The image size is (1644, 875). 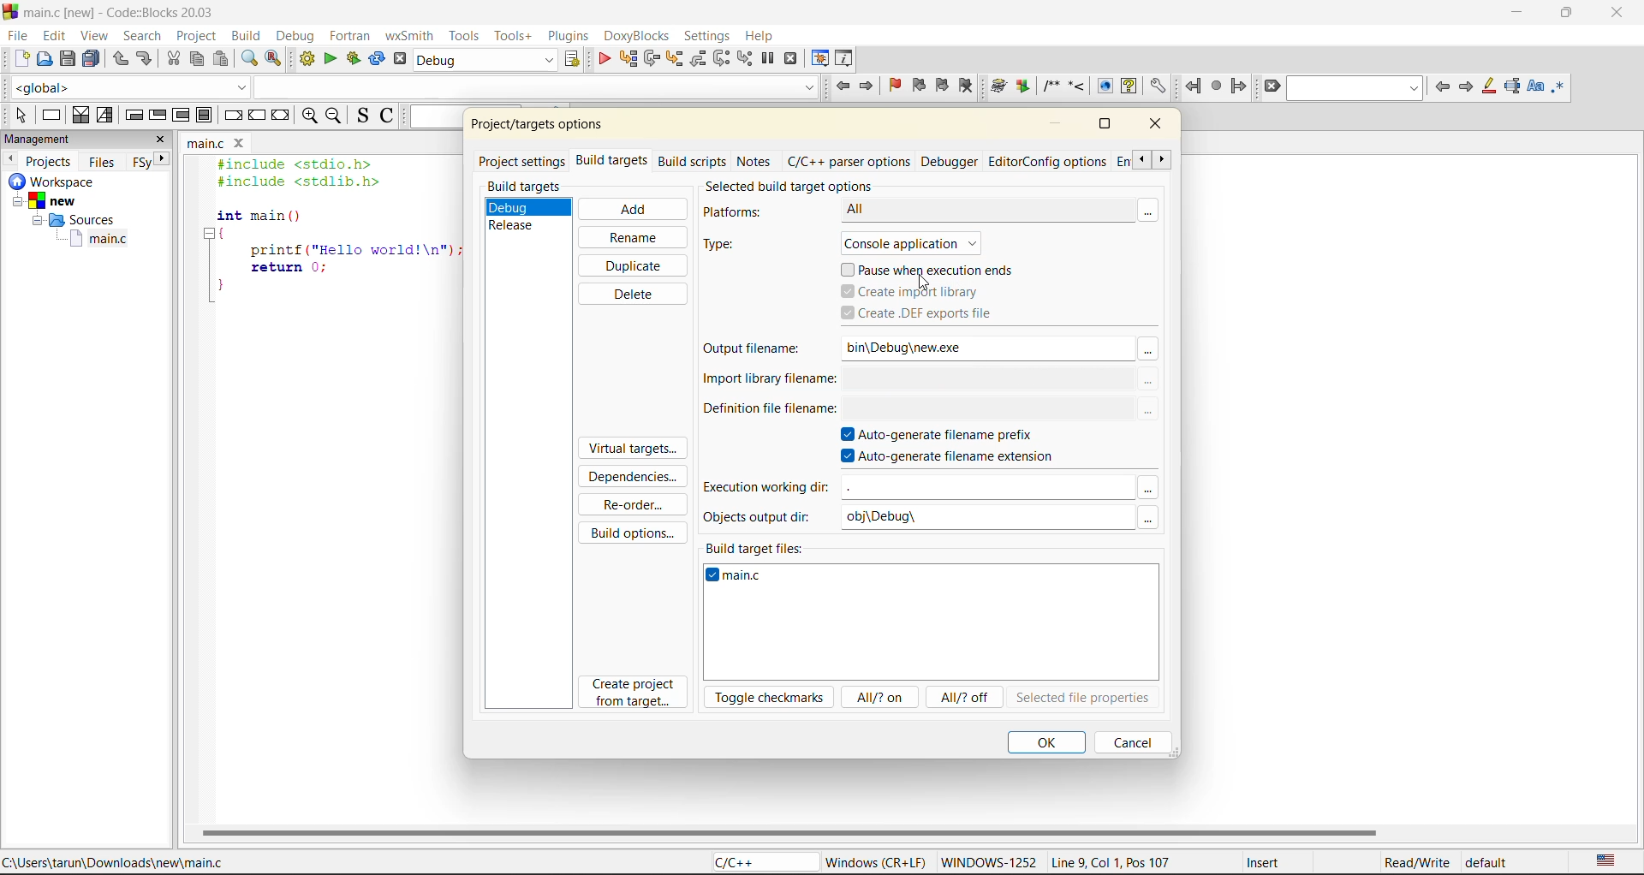 I want to click on tools, so click(x=463, y=37).